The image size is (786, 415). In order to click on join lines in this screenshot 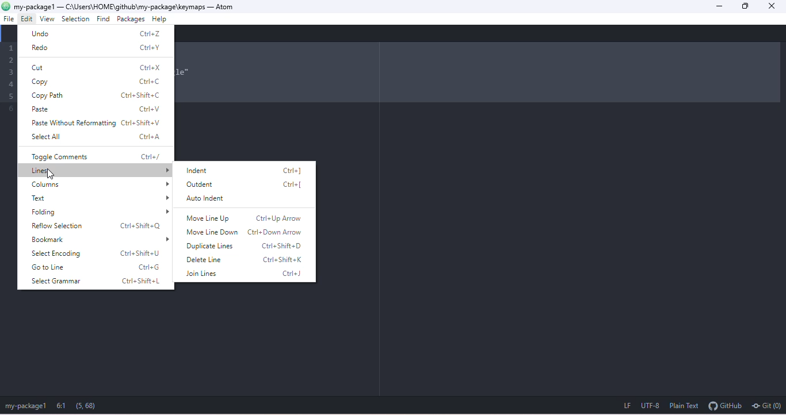, I will do `click(246, 273)`.